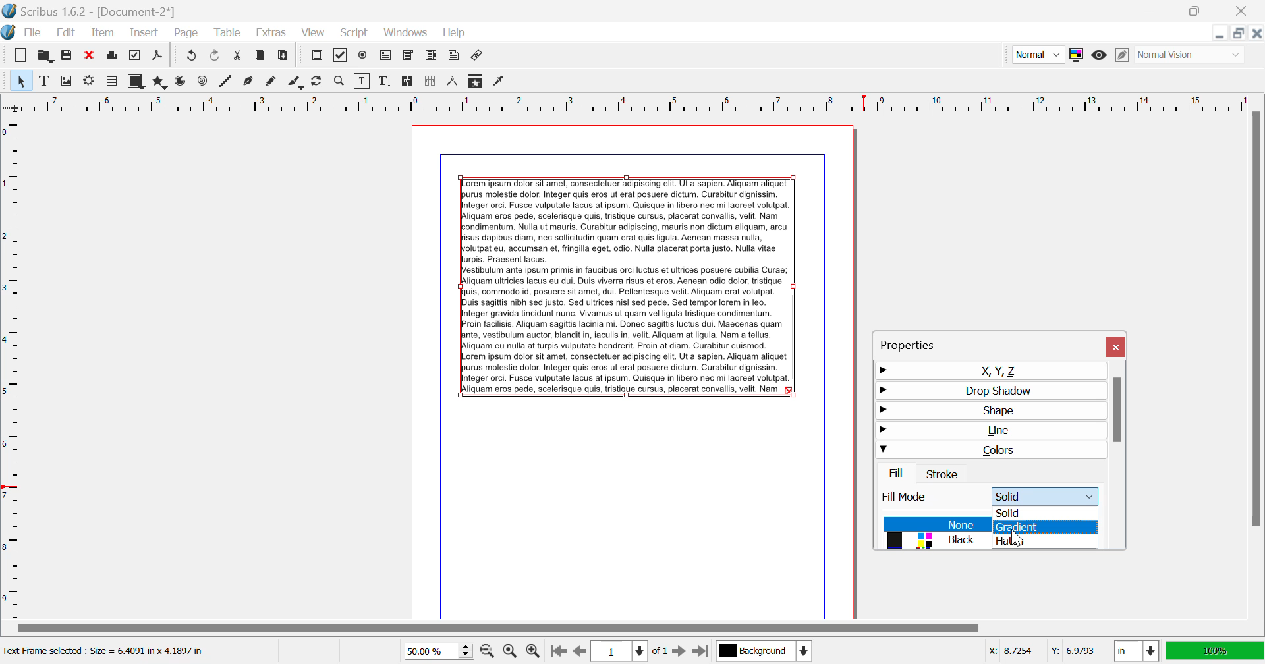 Image resolution: width=1265 pixels, height=664 pixels. I want to click on Colors Tab Open, so click(992, 462).